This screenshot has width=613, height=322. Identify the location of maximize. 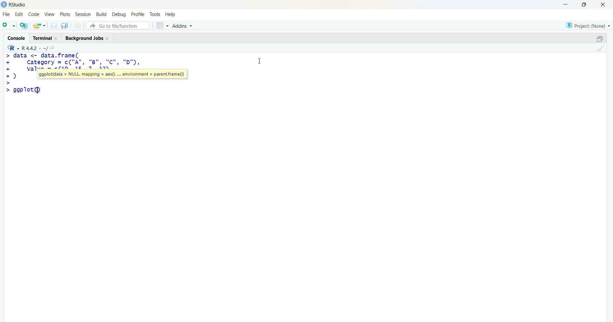
(586, 4).